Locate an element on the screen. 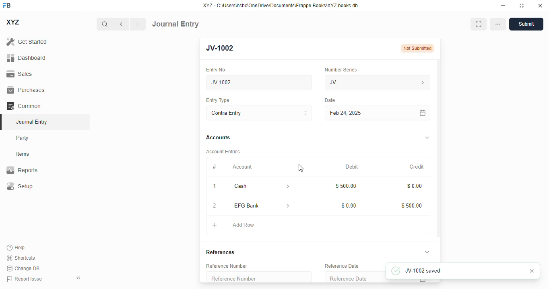  previous is located at coordinates (121, 24).